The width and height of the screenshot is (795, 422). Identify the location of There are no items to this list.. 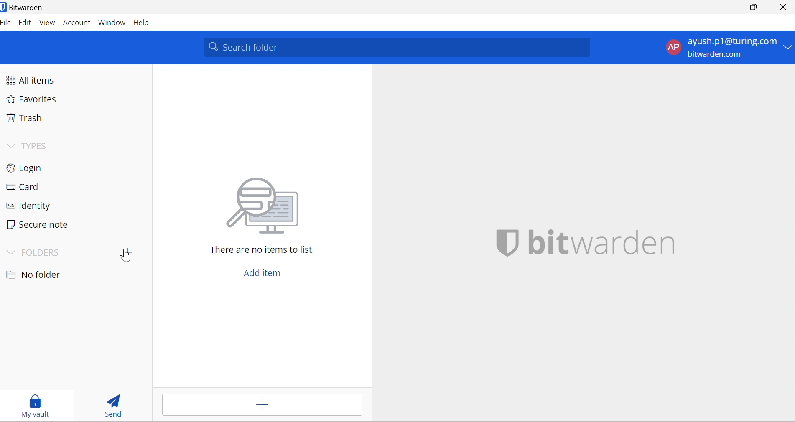
(265, 251).